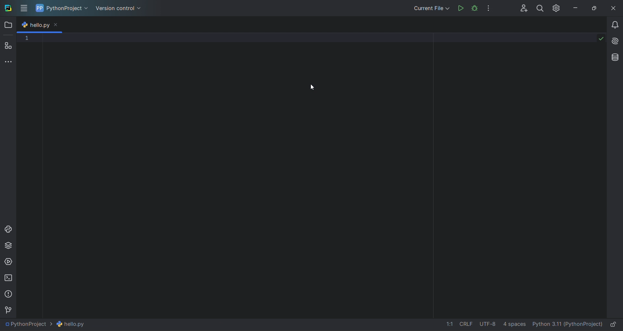 The height and width of the screenshot is (331, 623). I want to click on python console, so click(8, 230).